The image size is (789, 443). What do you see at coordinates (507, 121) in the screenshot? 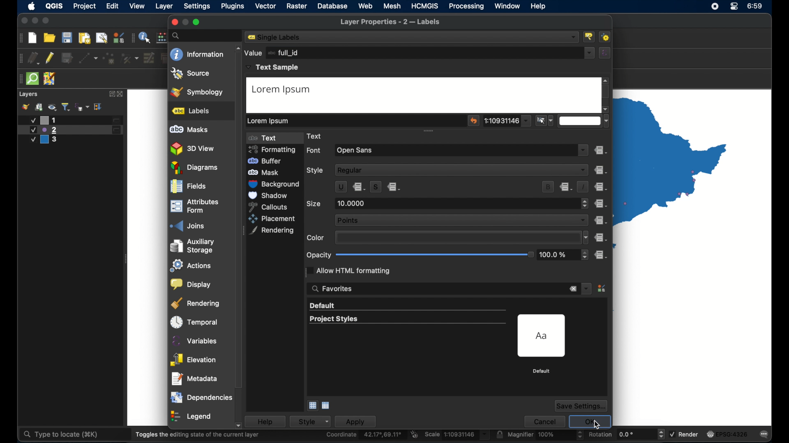
I see `dropdown menu` at bounding box center [507, 121].